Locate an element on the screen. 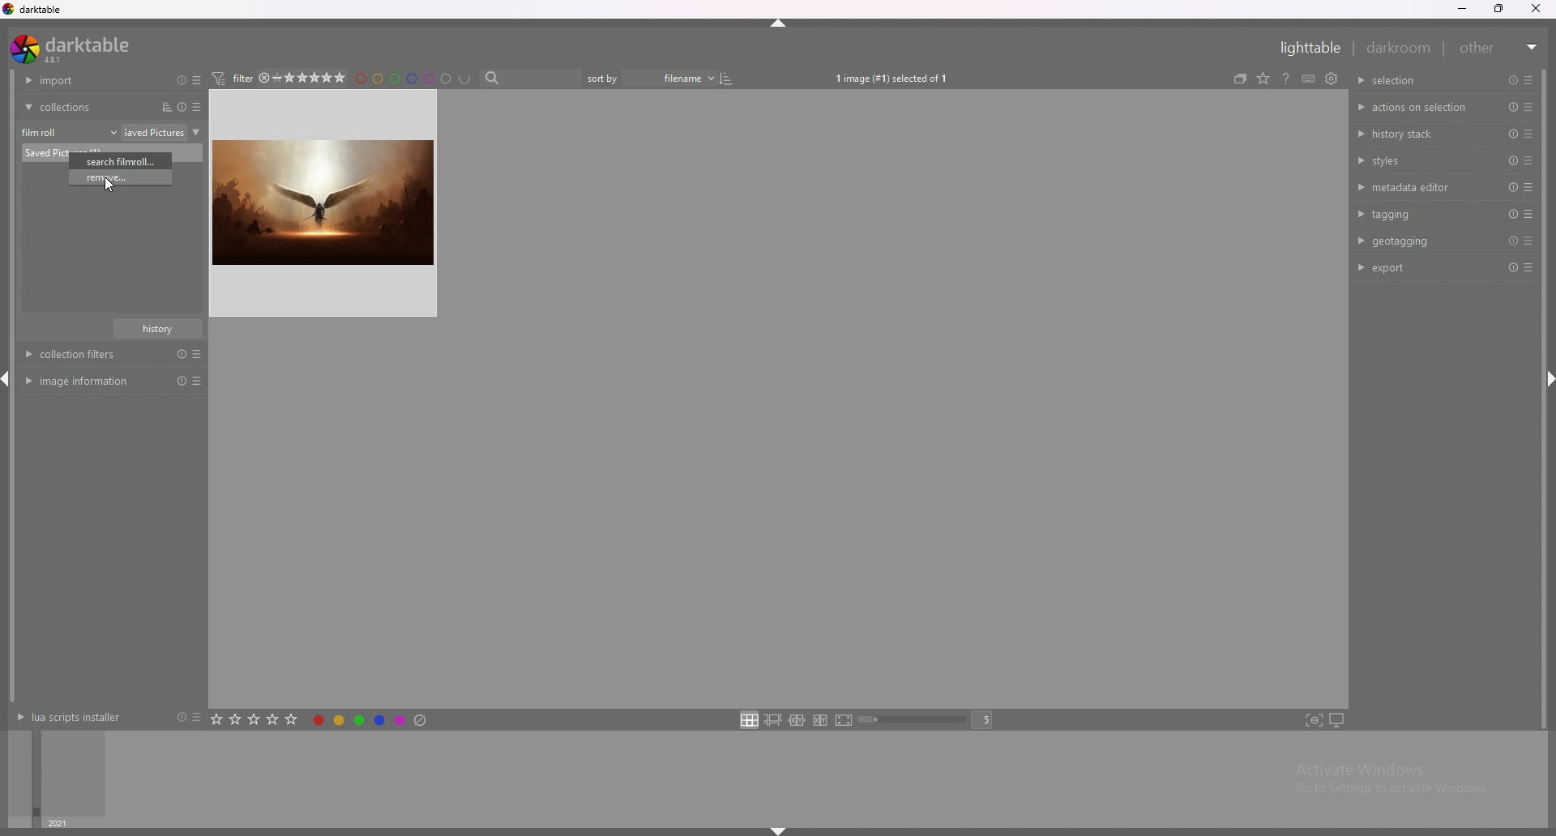 The height and width of the screenshot is (836, 1556). reset is located at coordinates (1514, 108).